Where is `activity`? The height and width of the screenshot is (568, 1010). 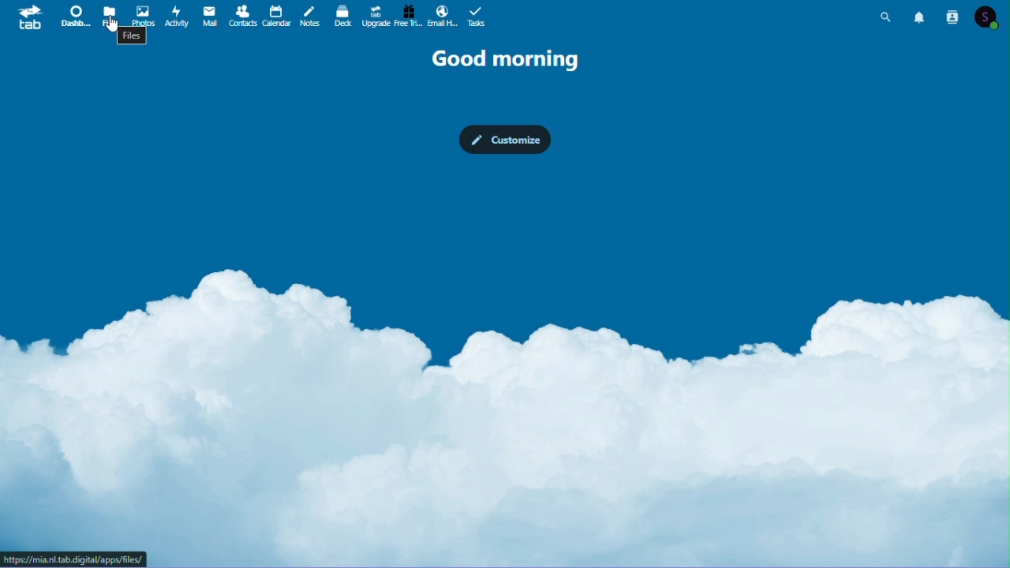 activity is located at coordinates (174, 15).